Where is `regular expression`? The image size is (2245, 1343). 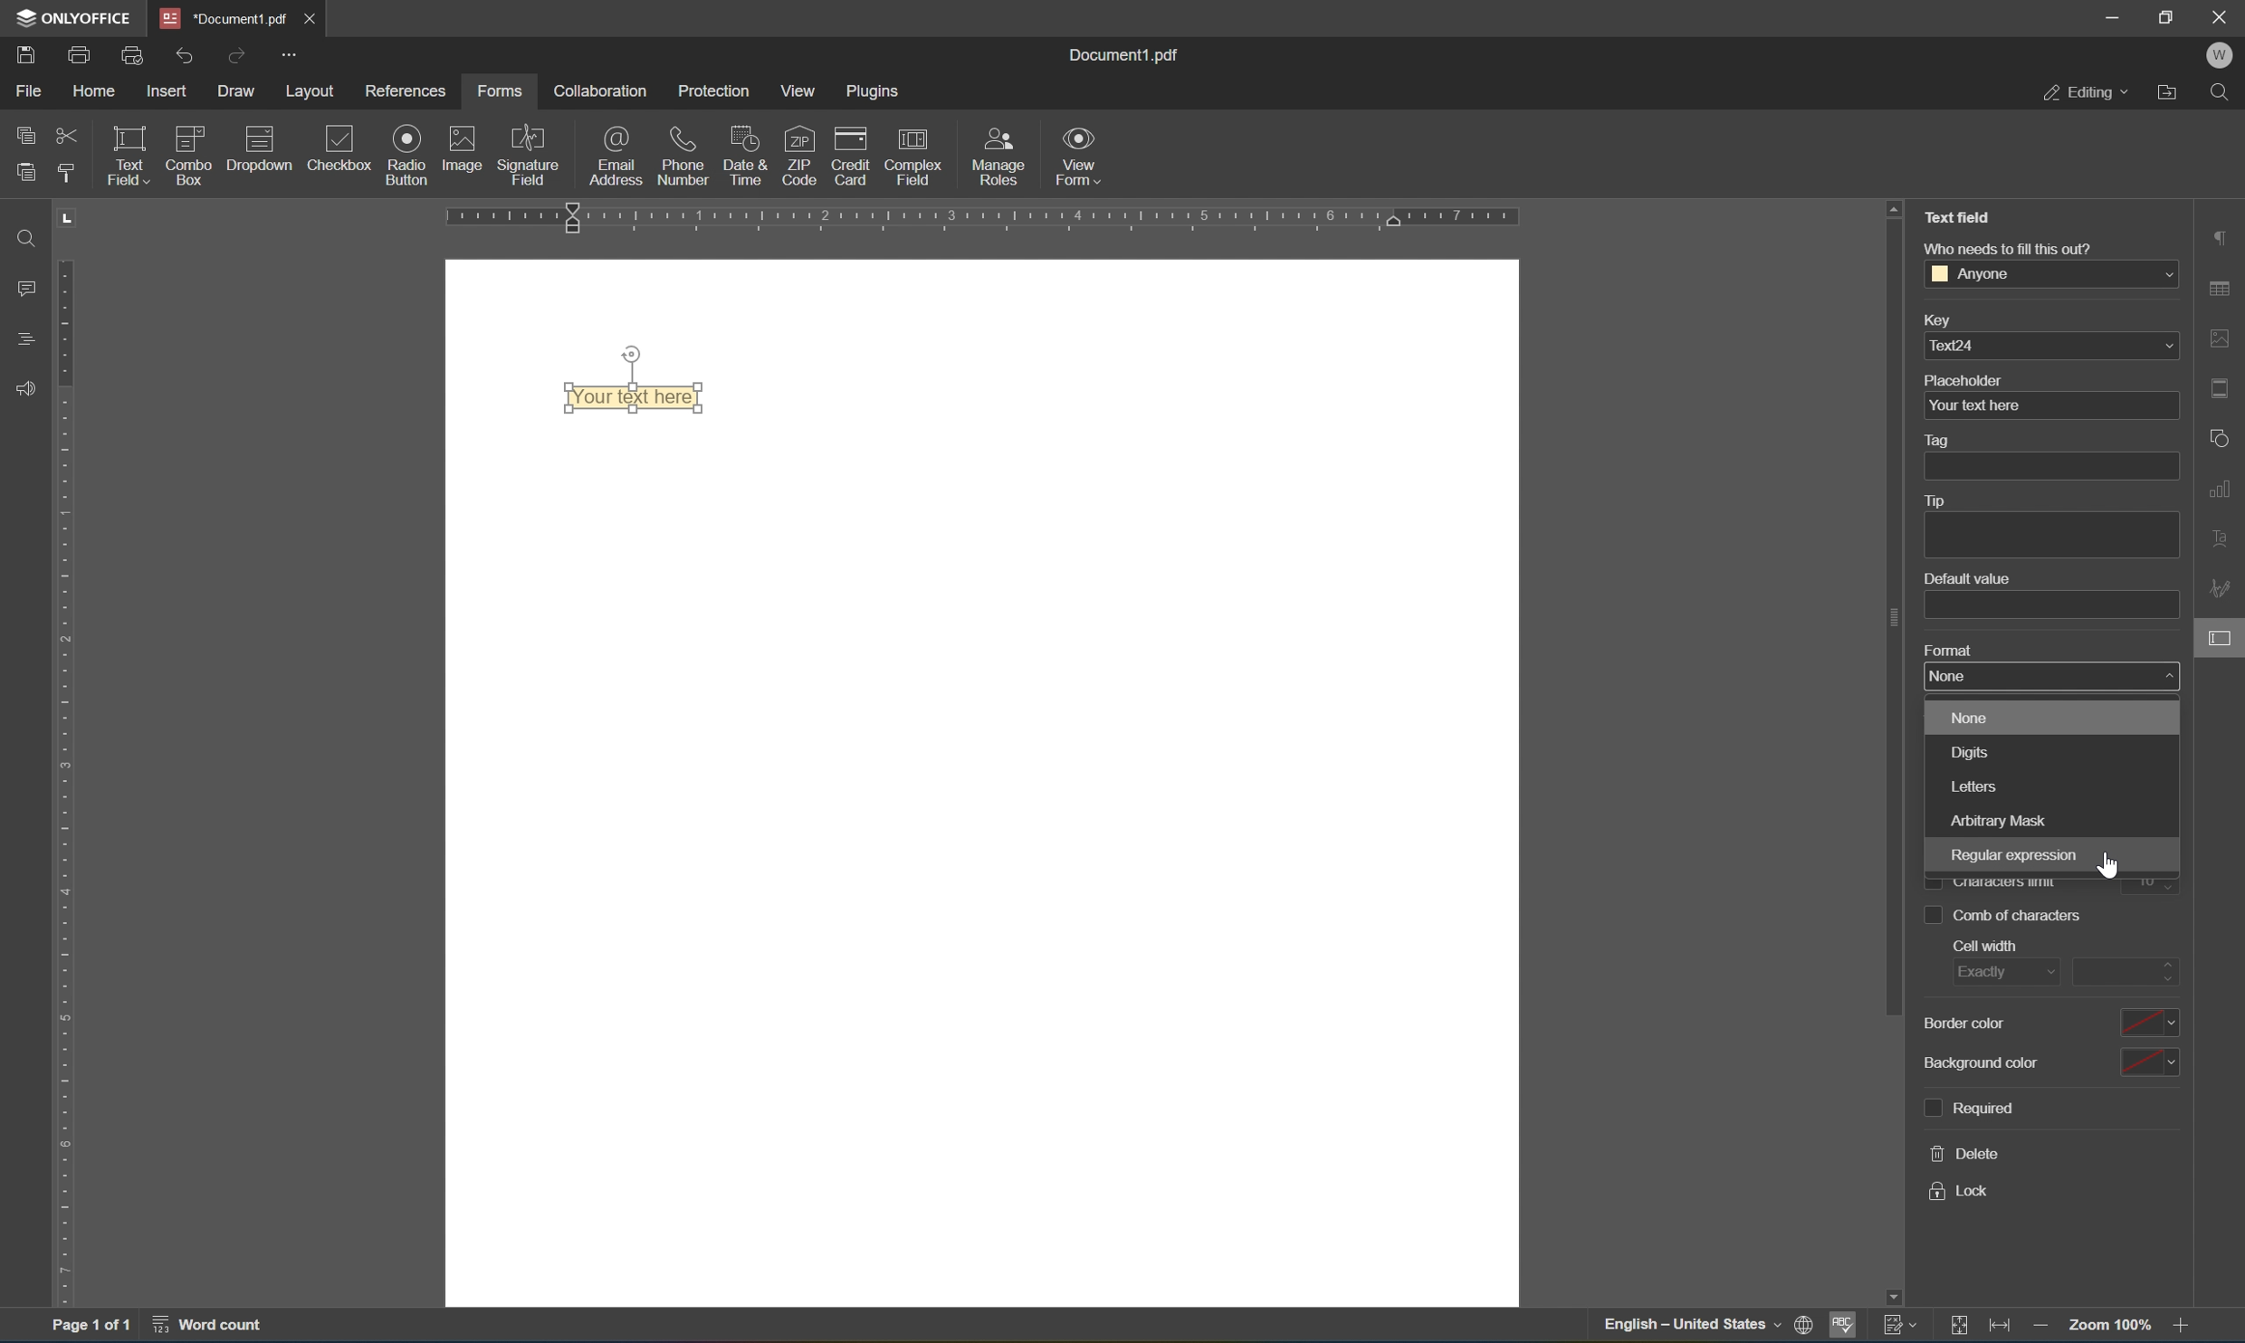 regular expression is located at coordinates (2050, 858).